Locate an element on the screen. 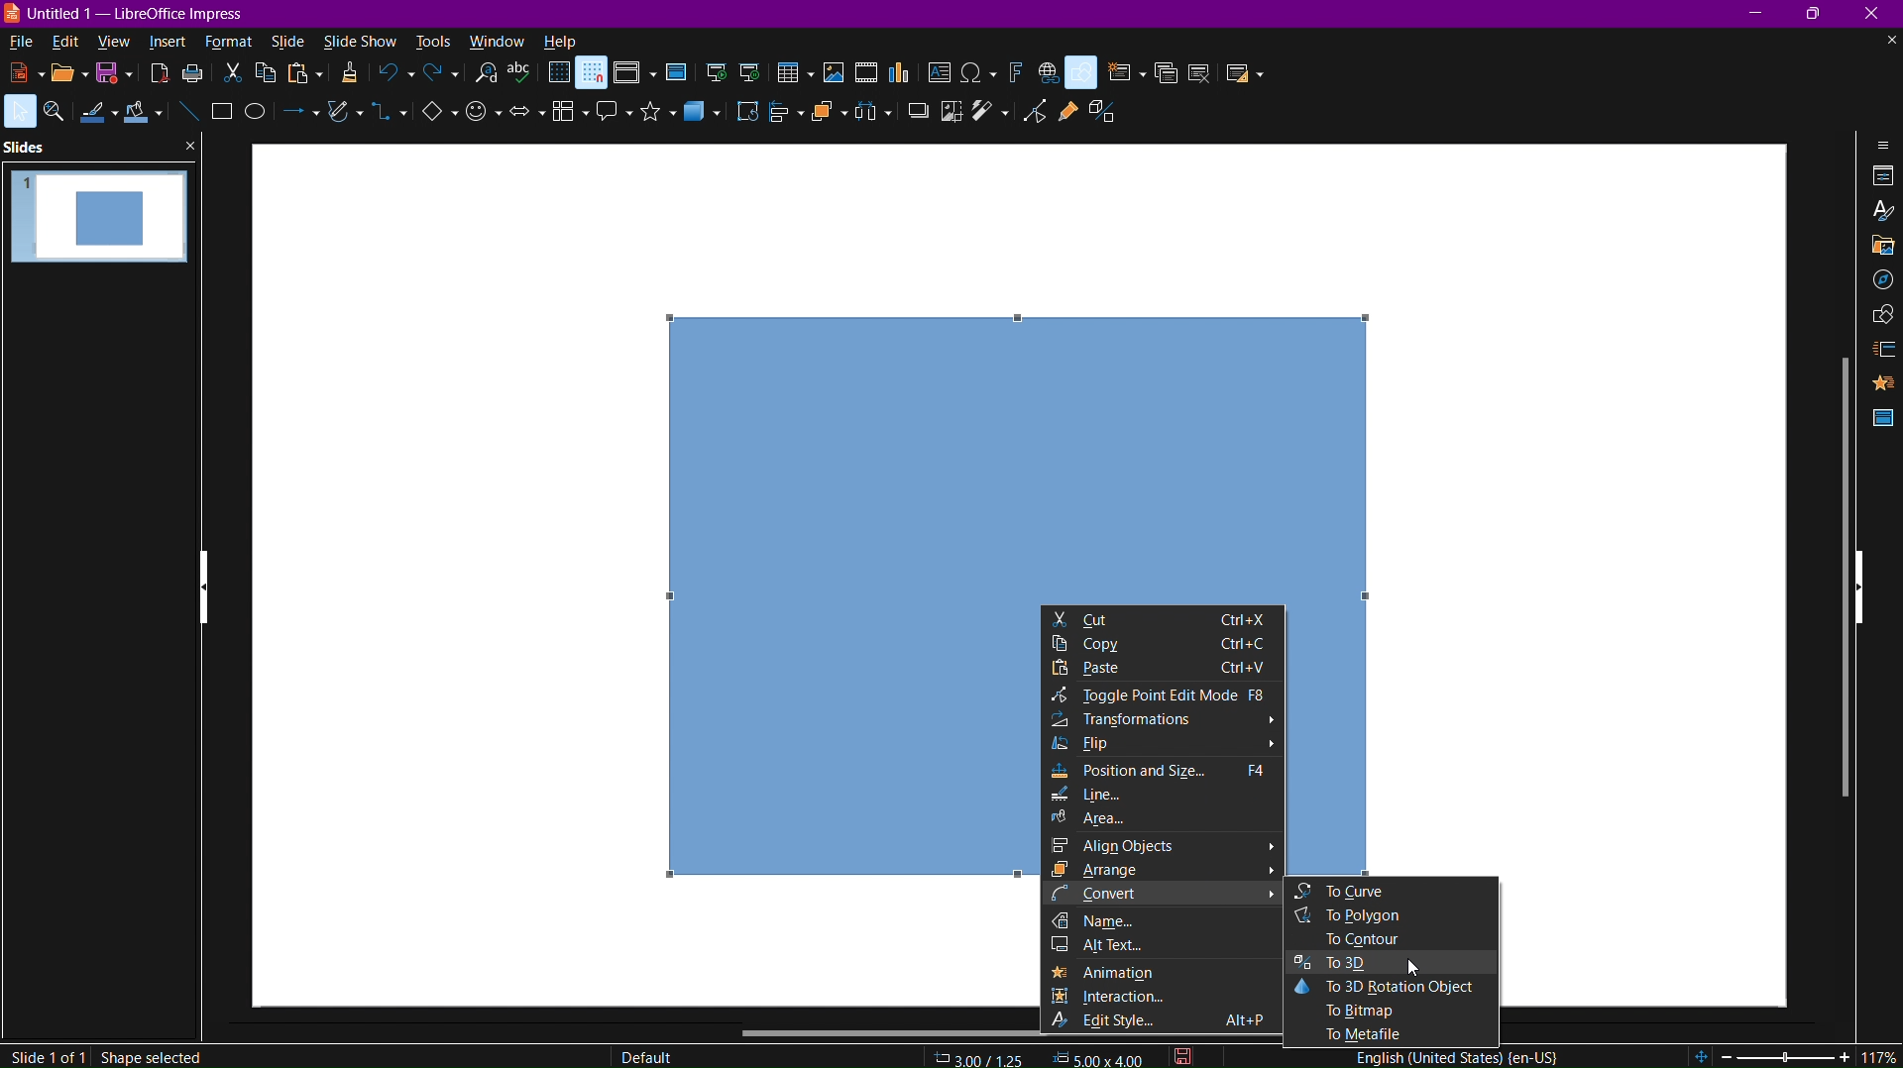  Insert Image is located at coordinates (835, 74).